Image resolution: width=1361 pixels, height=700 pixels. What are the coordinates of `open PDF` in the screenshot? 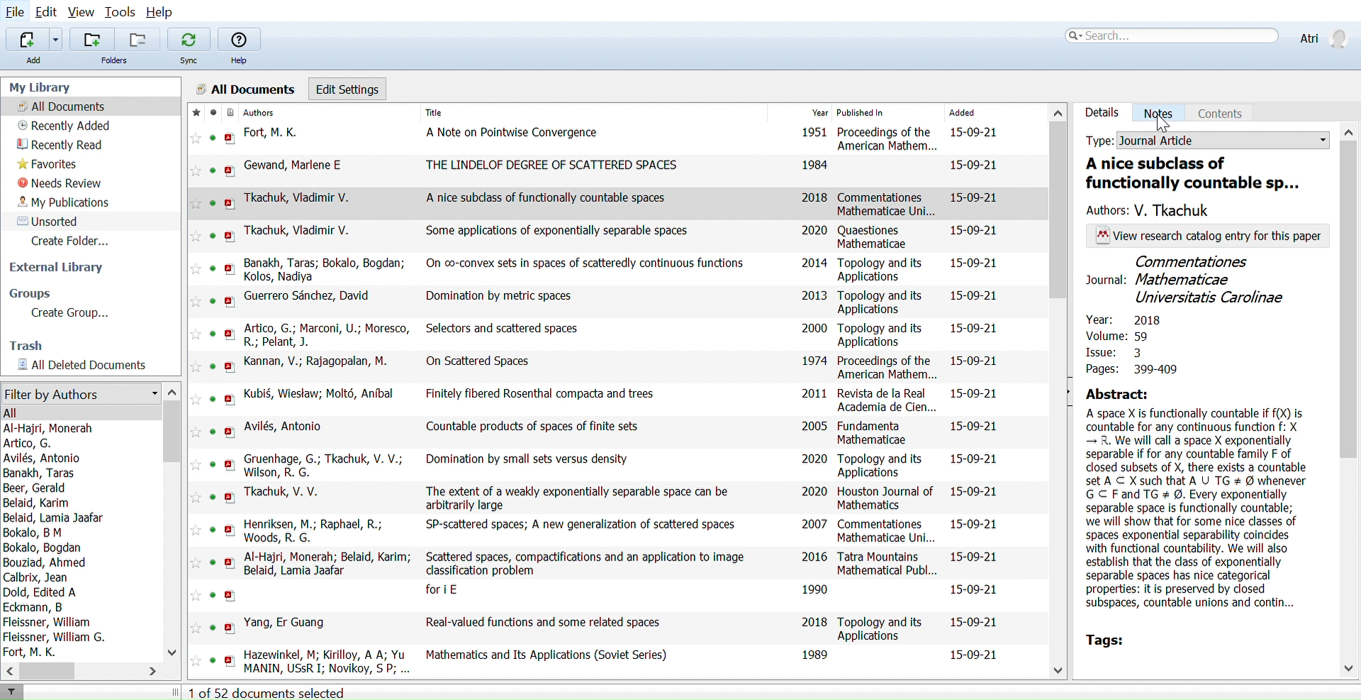 It's located at (230, 432).